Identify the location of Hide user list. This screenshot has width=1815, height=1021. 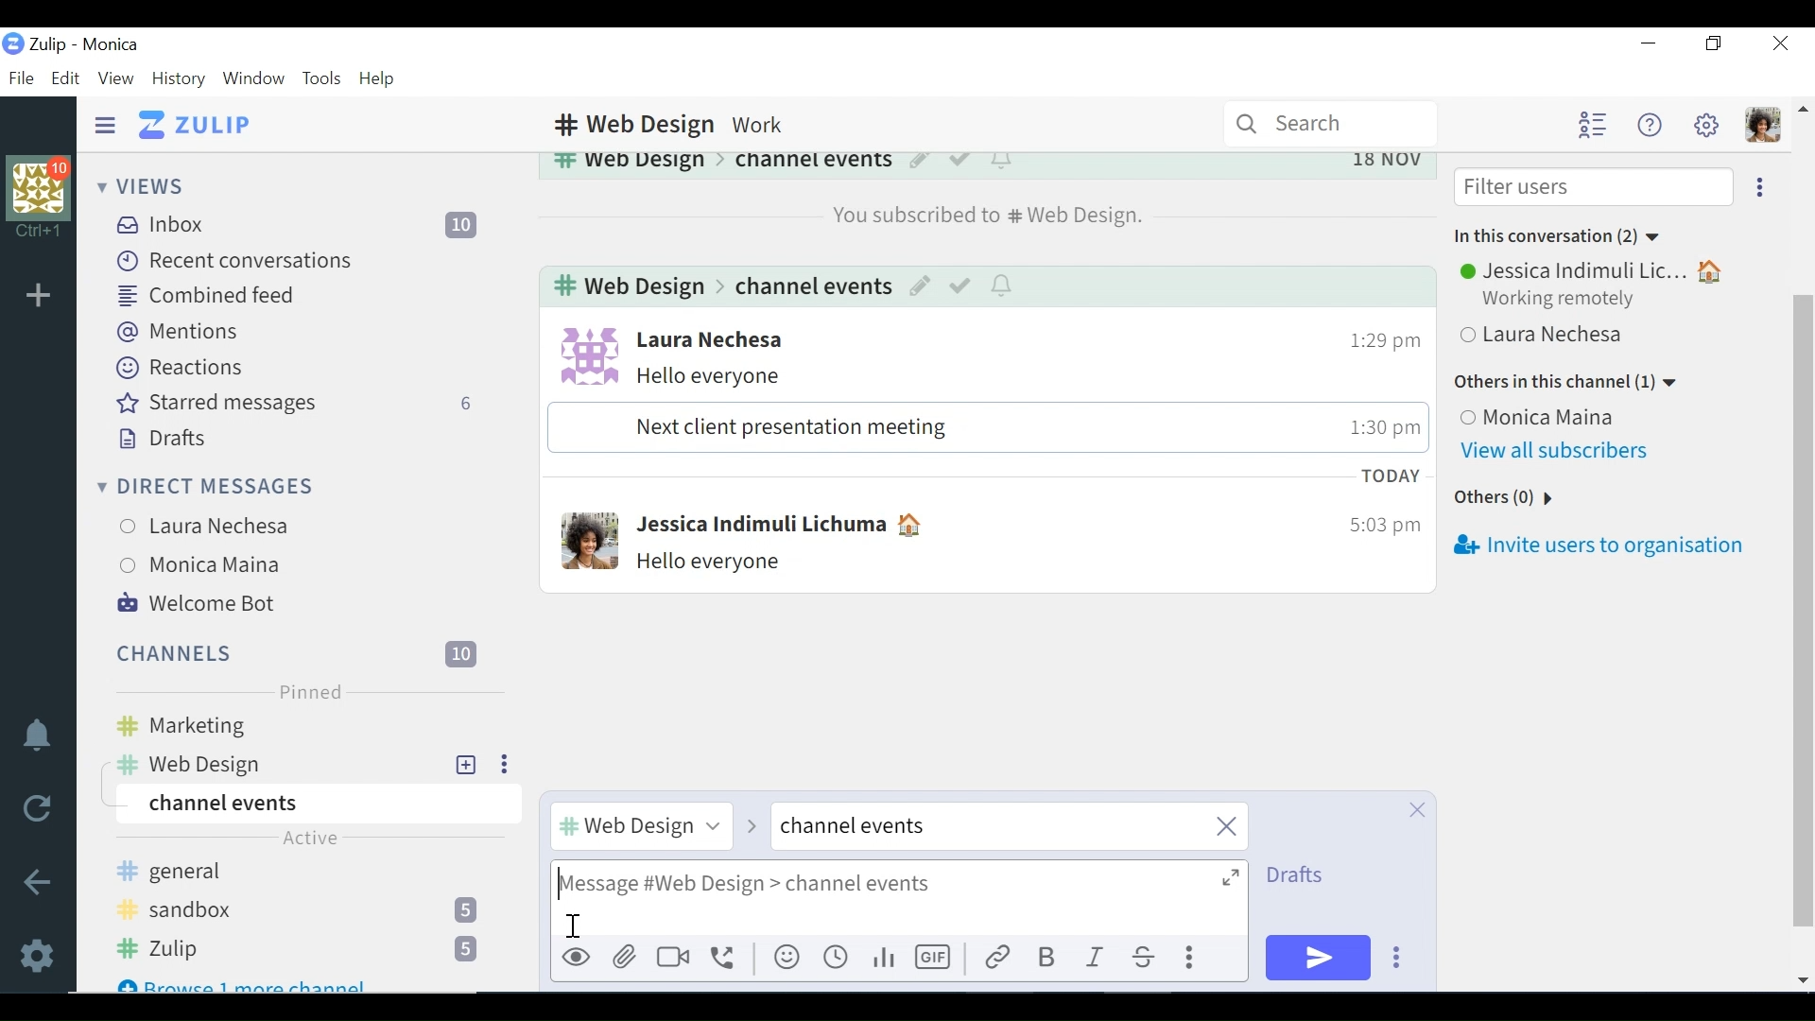
(1592, 126).